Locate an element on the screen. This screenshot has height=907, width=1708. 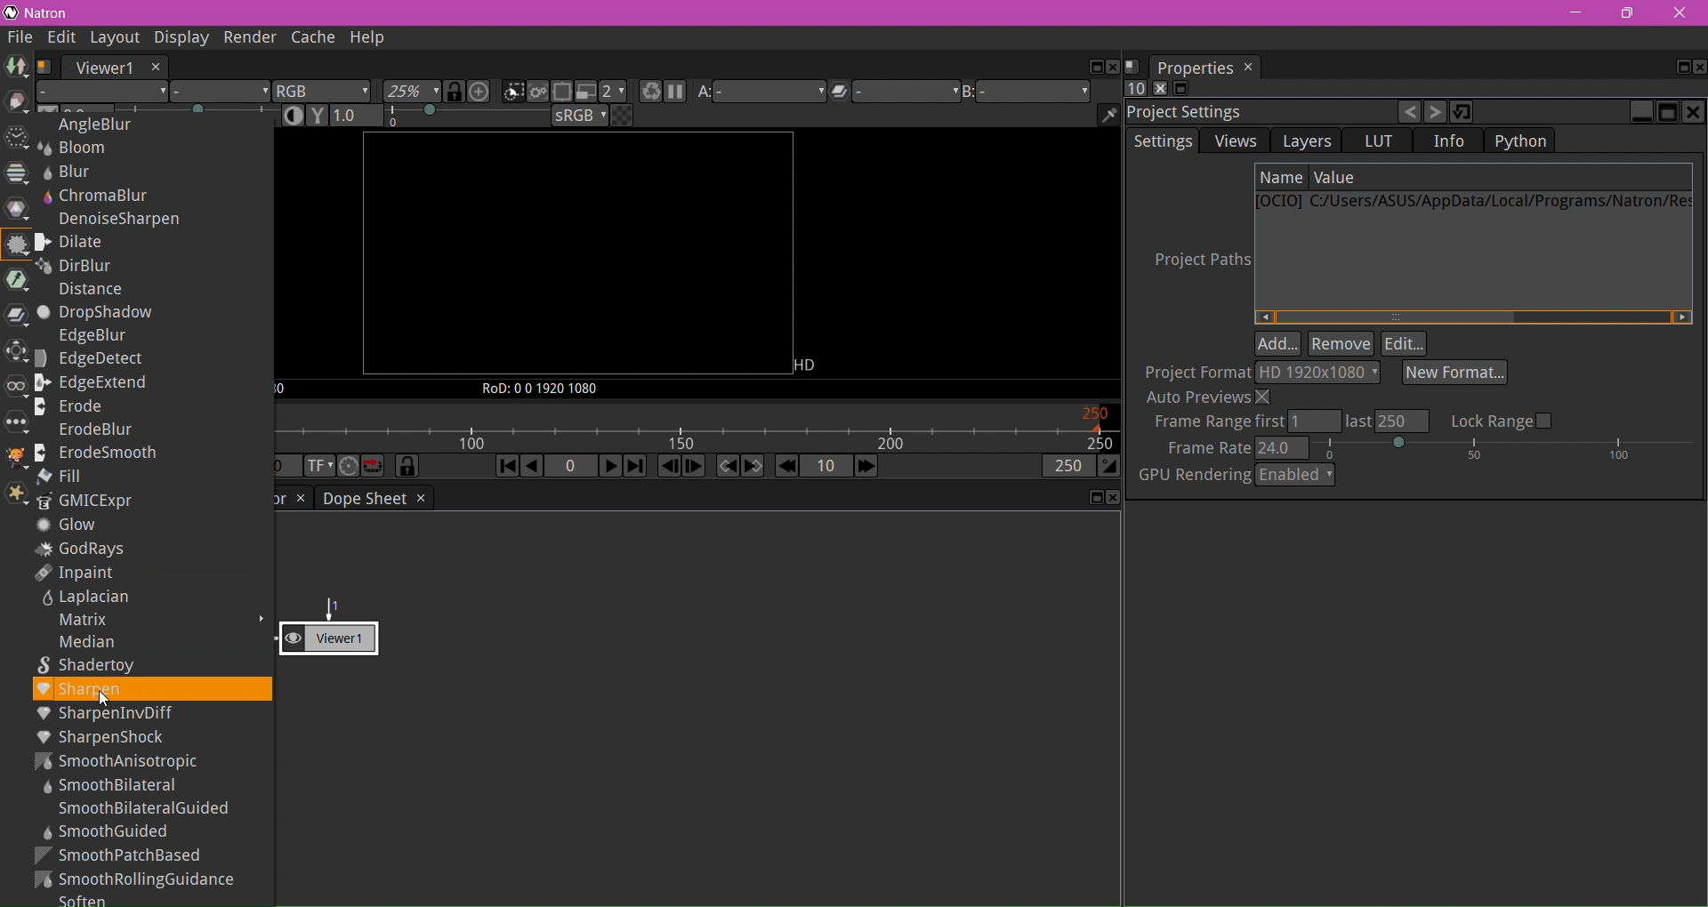
Properties is located at coordinates (1194, 68).